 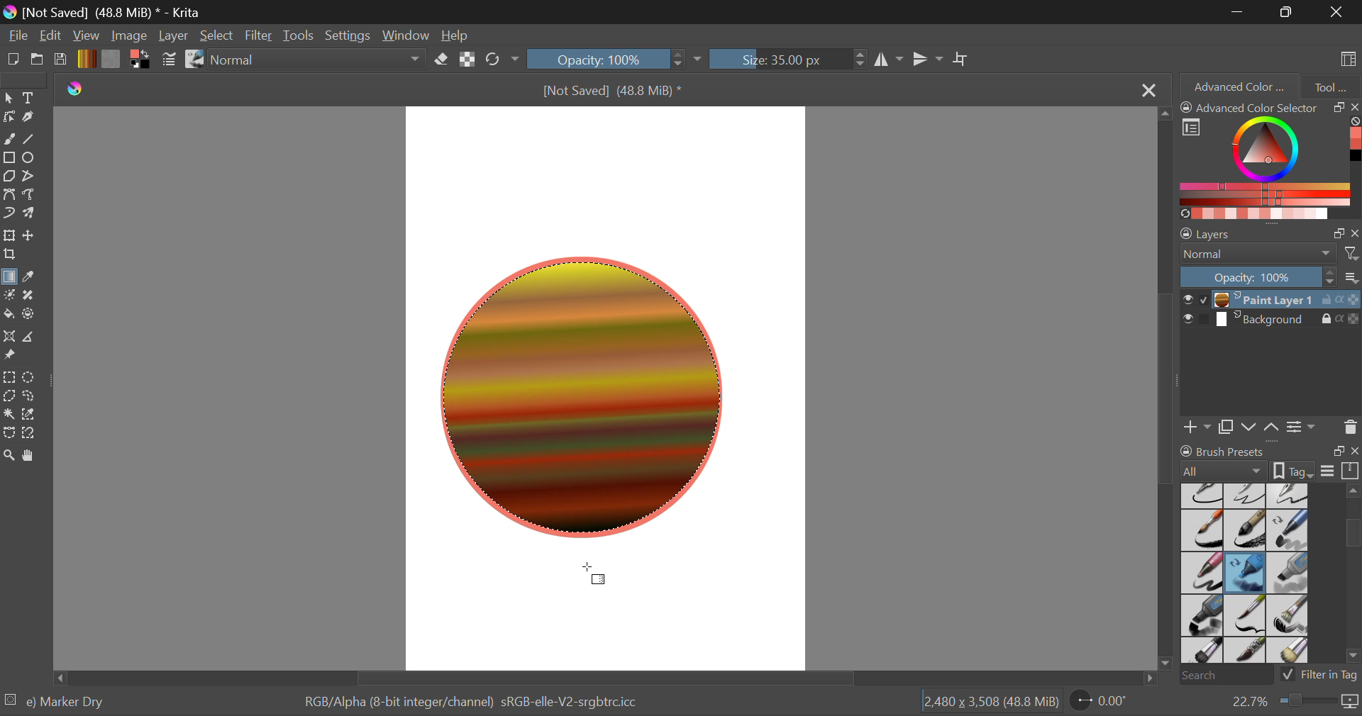 I want to click on Colors in Use, so click(x=139, y=60).